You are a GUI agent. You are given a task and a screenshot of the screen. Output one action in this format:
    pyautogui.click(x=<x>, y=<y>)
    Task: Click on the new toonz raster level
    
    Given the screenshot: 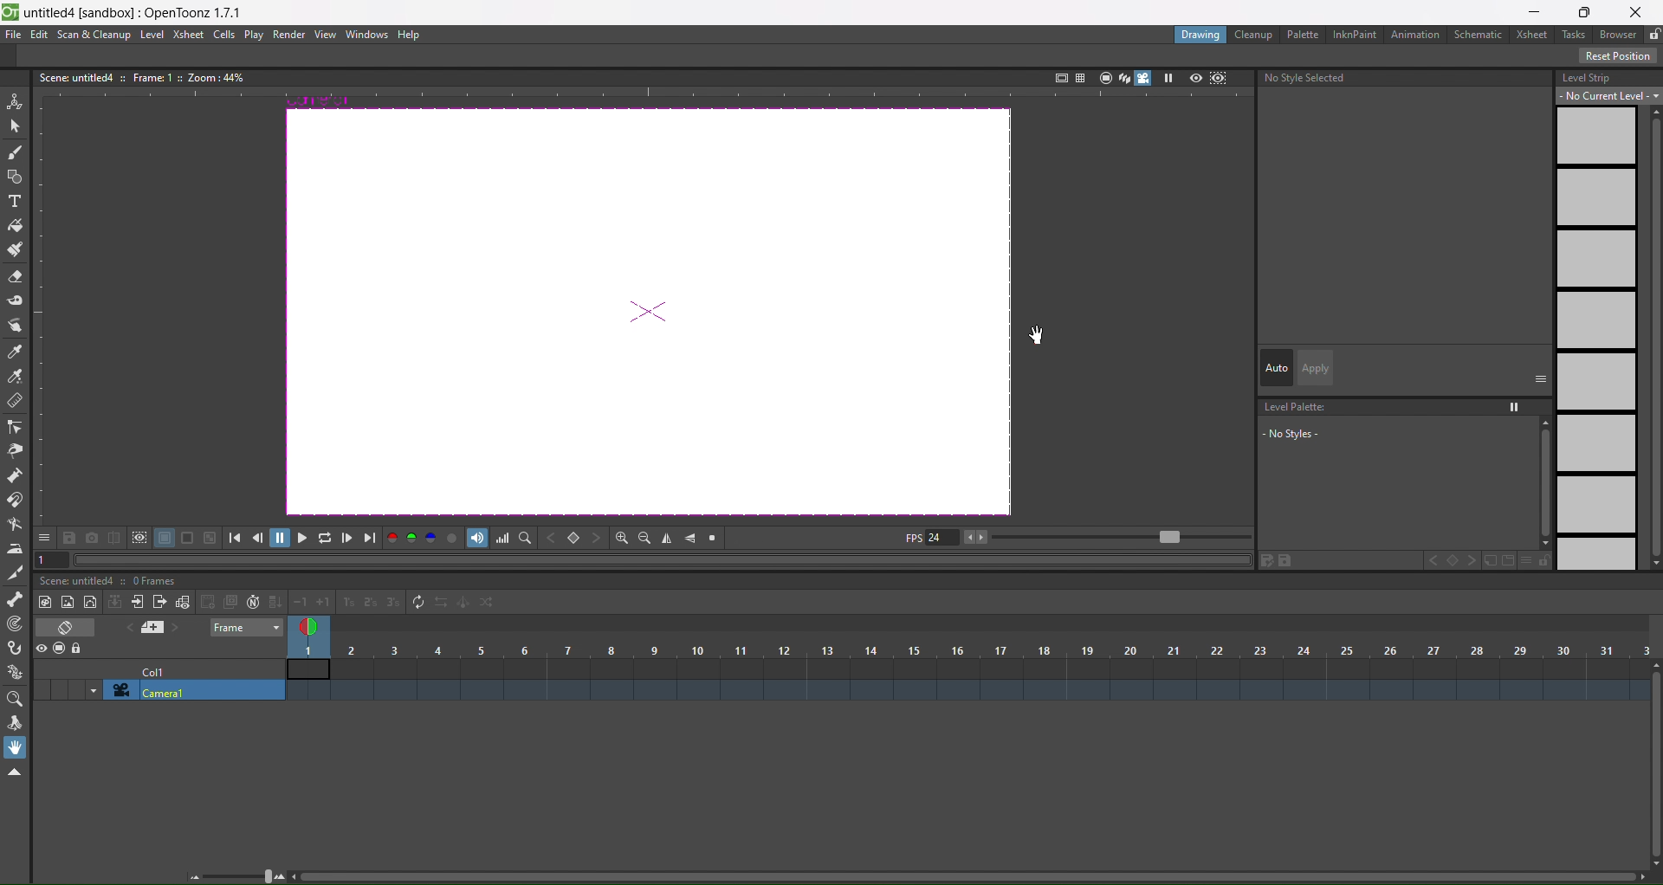 What is the action you would take?
    pyautogui.click(x=47, y=602)
    